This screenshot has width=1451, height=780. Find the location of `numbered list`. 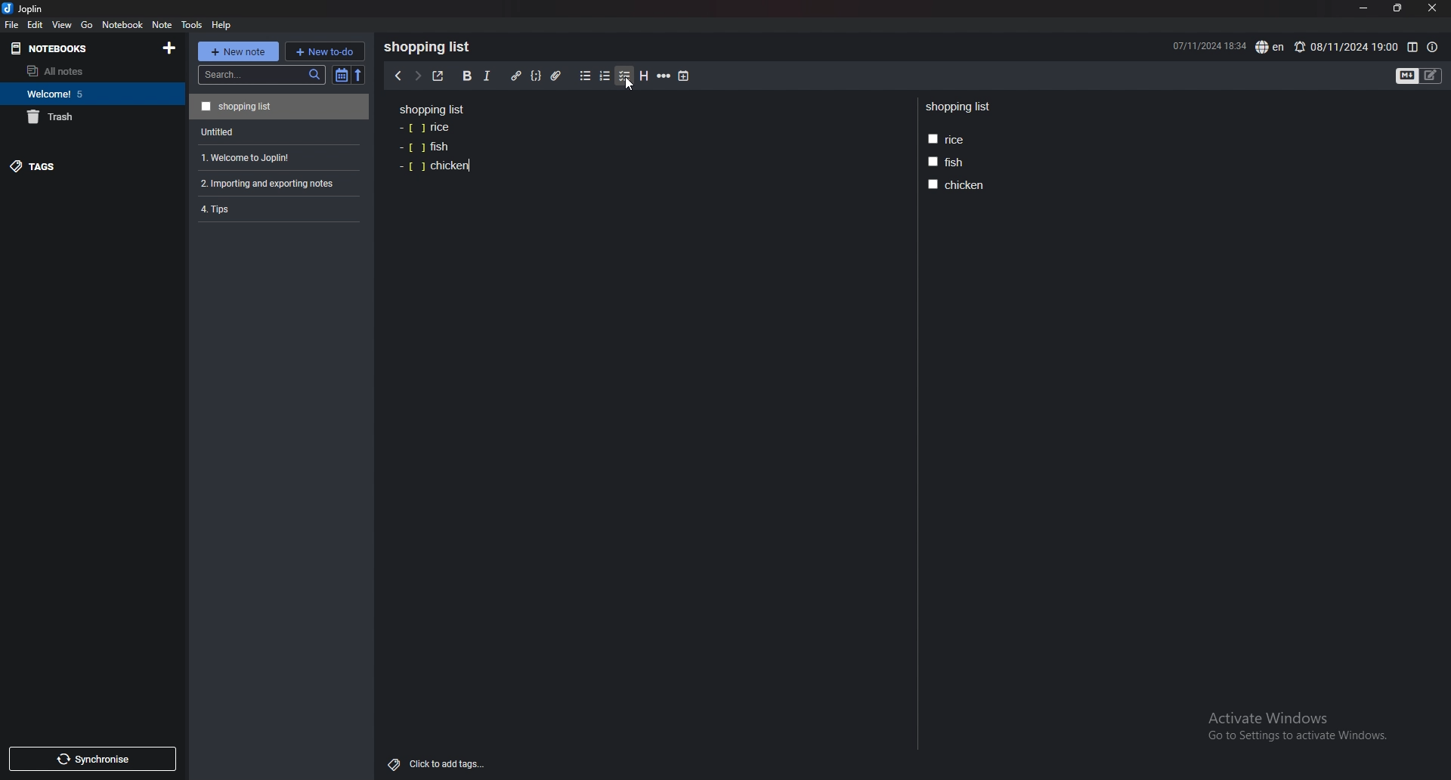

numbered list is located at coordinates (605, 76).